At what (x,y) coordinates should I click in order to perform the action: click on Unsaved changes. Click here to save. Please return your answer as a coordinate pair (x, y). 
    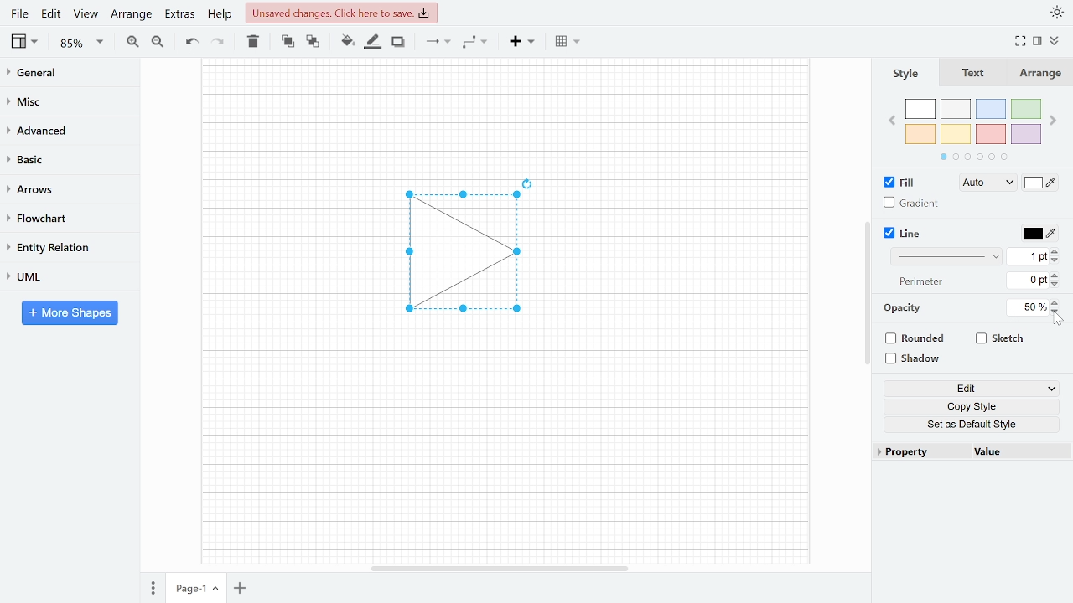
    Looking at the image, I should click on (344, 13).